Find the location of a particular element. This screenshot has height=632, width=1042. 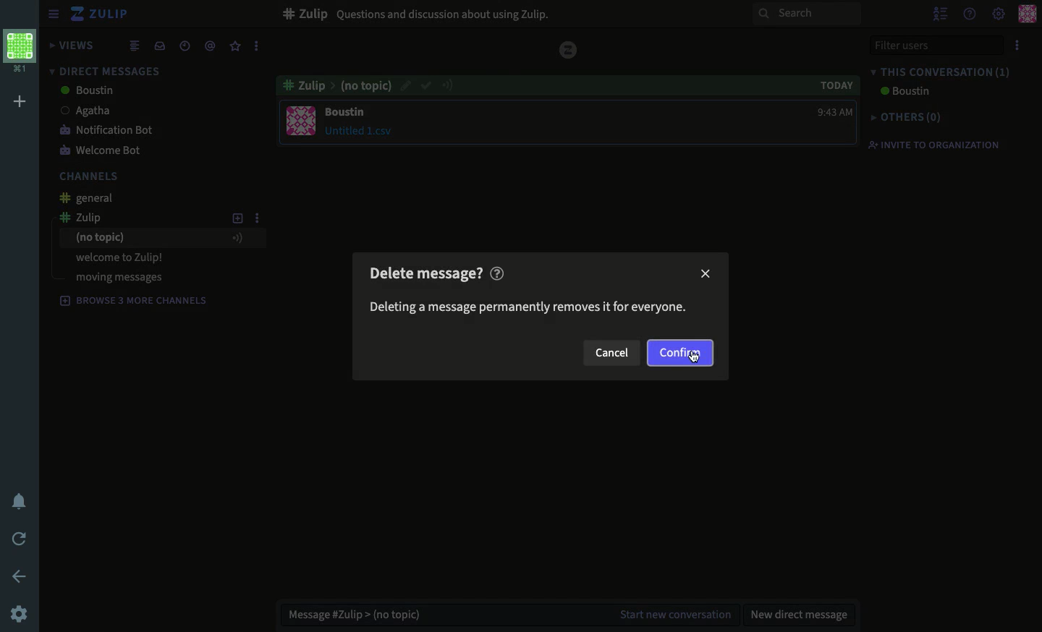

connection is located at coordinates (452, 90).